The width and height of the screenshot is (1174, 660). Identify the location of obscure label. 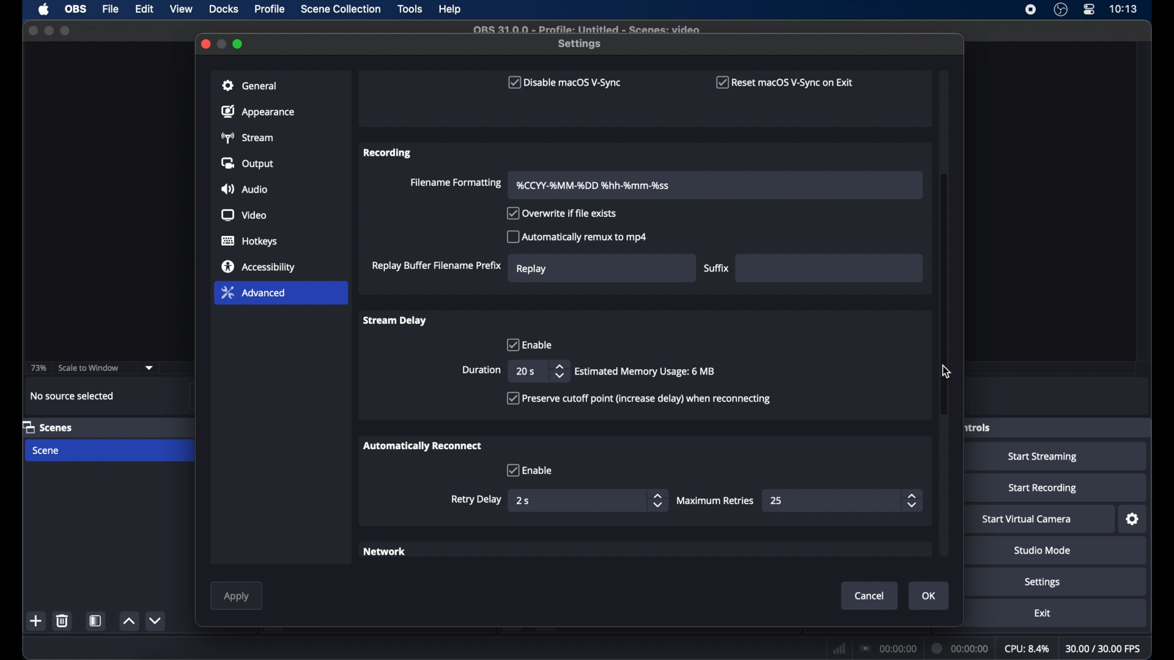
(976, 427).